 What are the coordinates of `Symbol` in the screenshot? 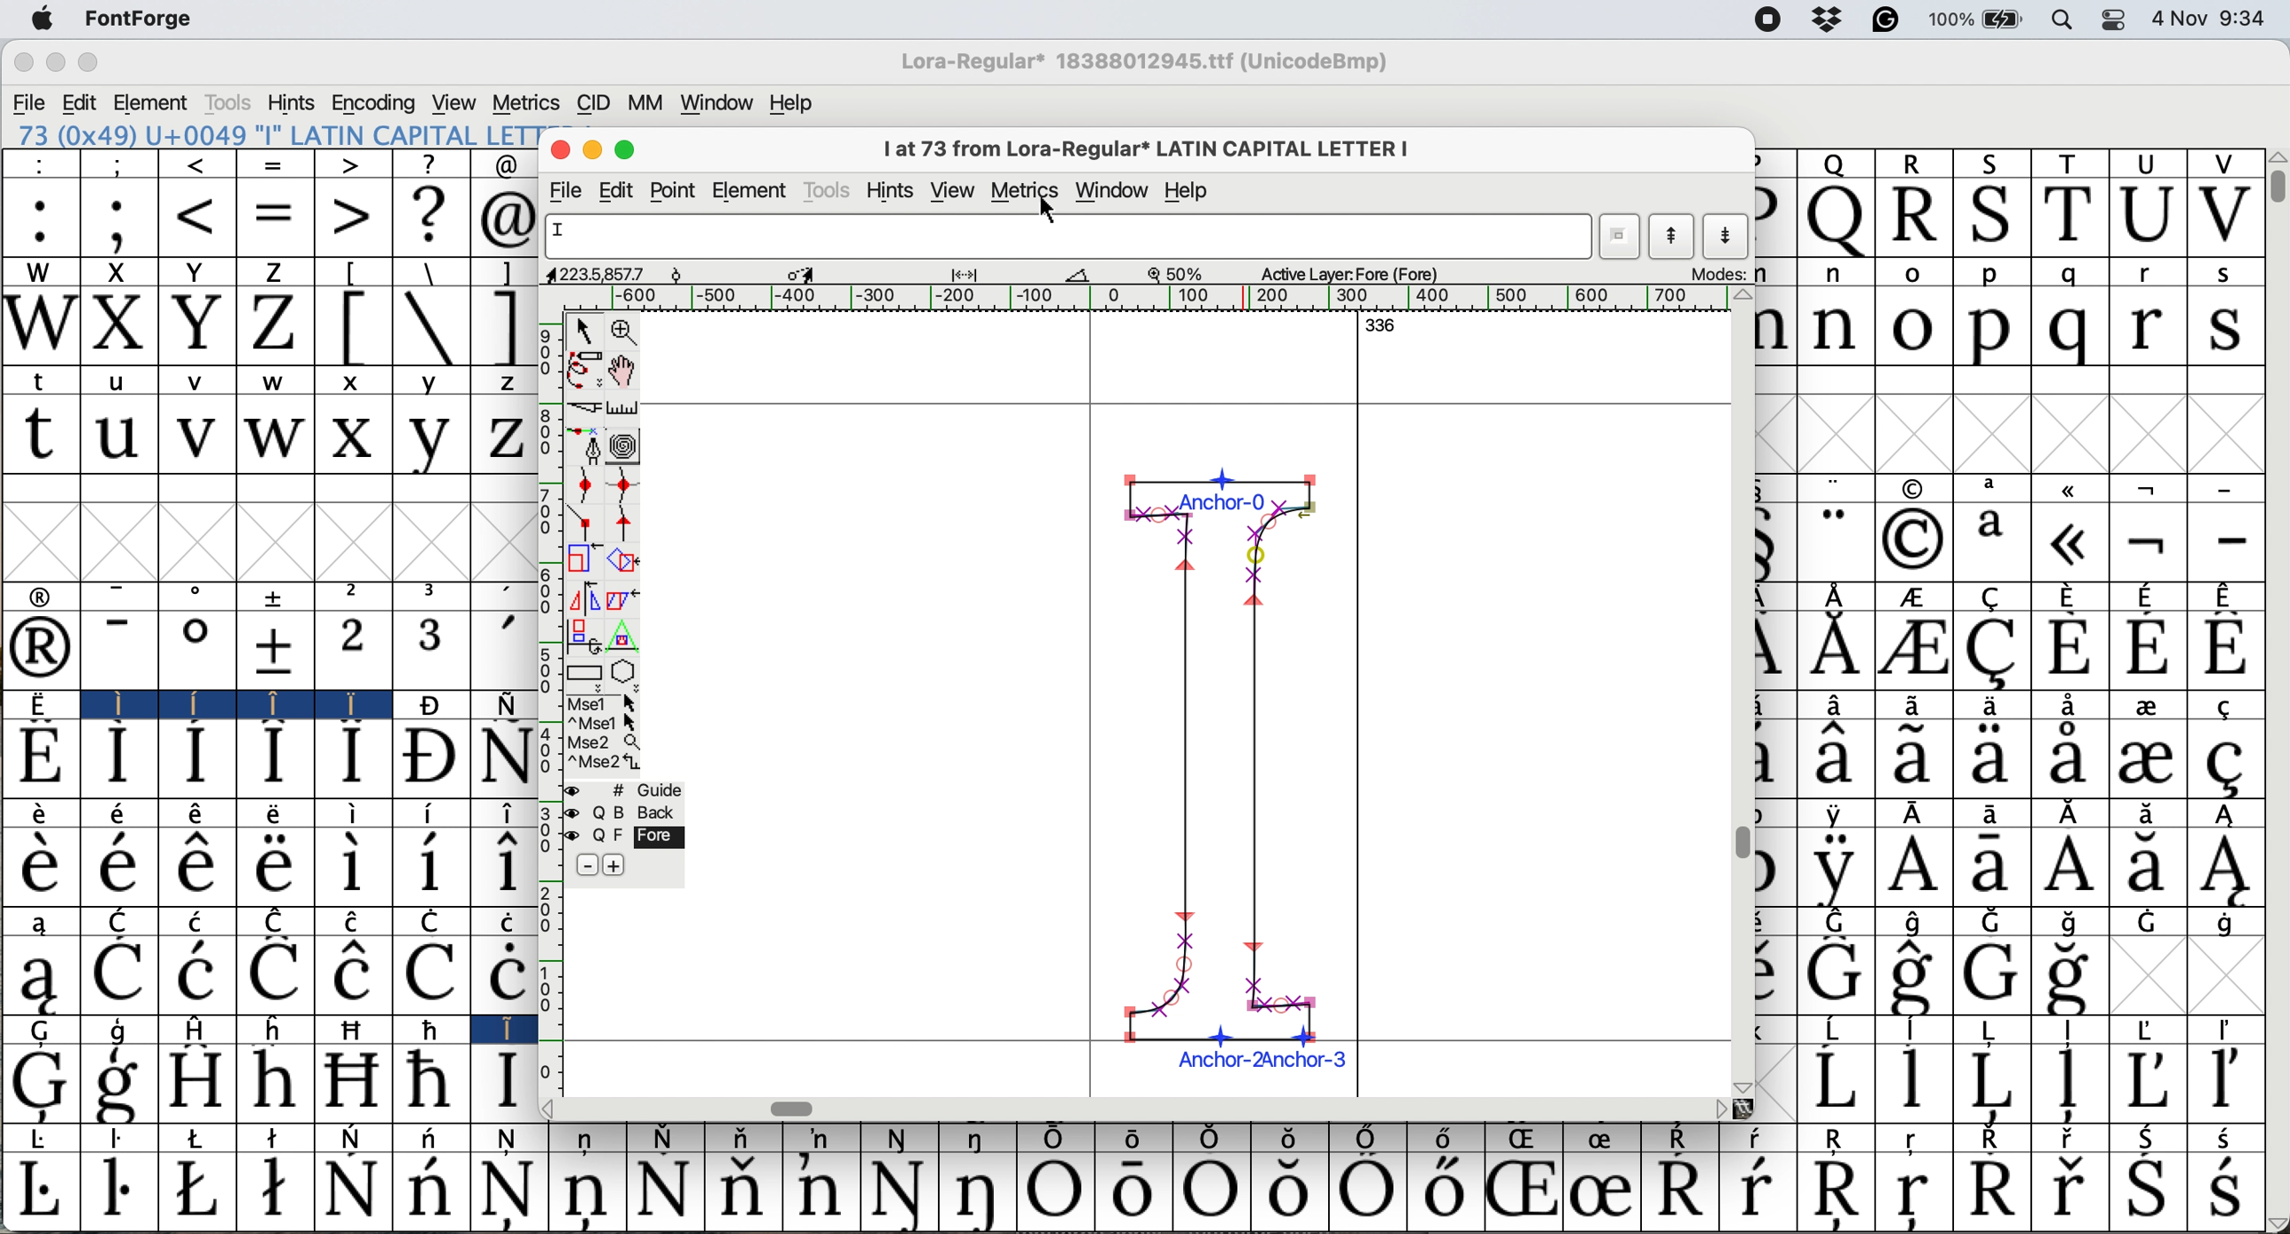 It's located at (428, 705).